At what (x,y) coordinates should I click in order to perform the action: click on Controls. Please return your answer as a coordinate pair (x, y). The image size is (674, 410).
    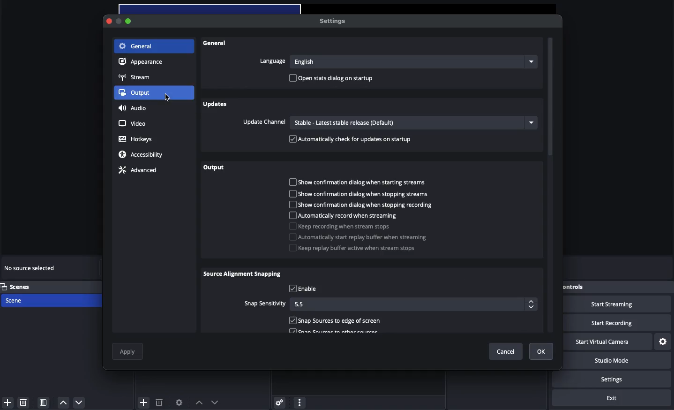
    Looking at the image, I should click on (570, 287).